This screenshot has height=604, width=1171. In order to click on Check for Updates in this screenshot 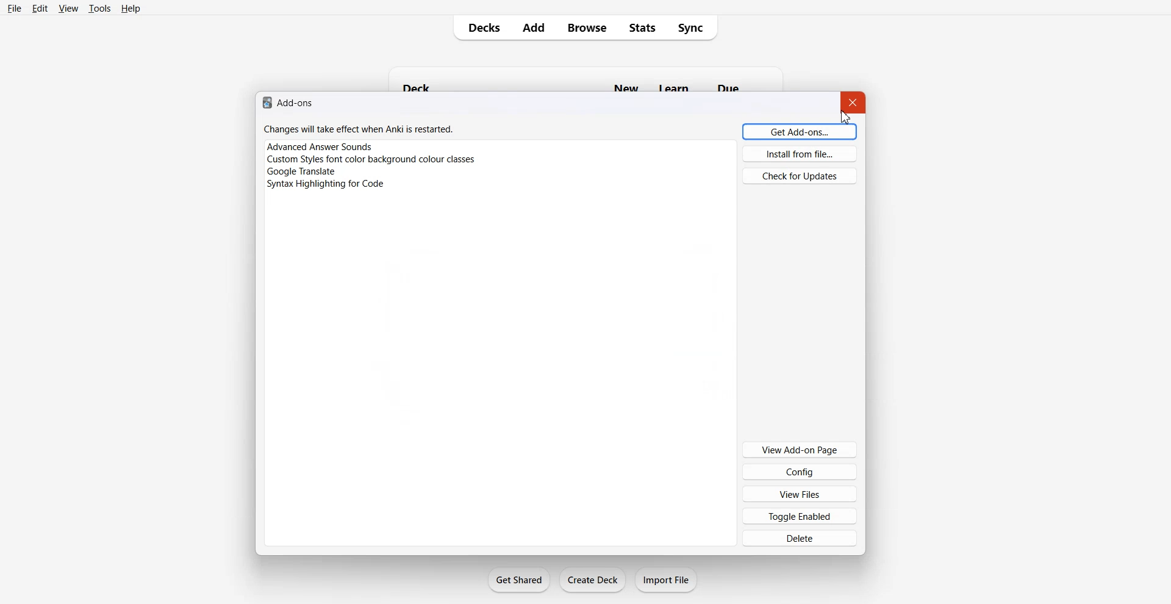, I will do `click(799, 175)`.